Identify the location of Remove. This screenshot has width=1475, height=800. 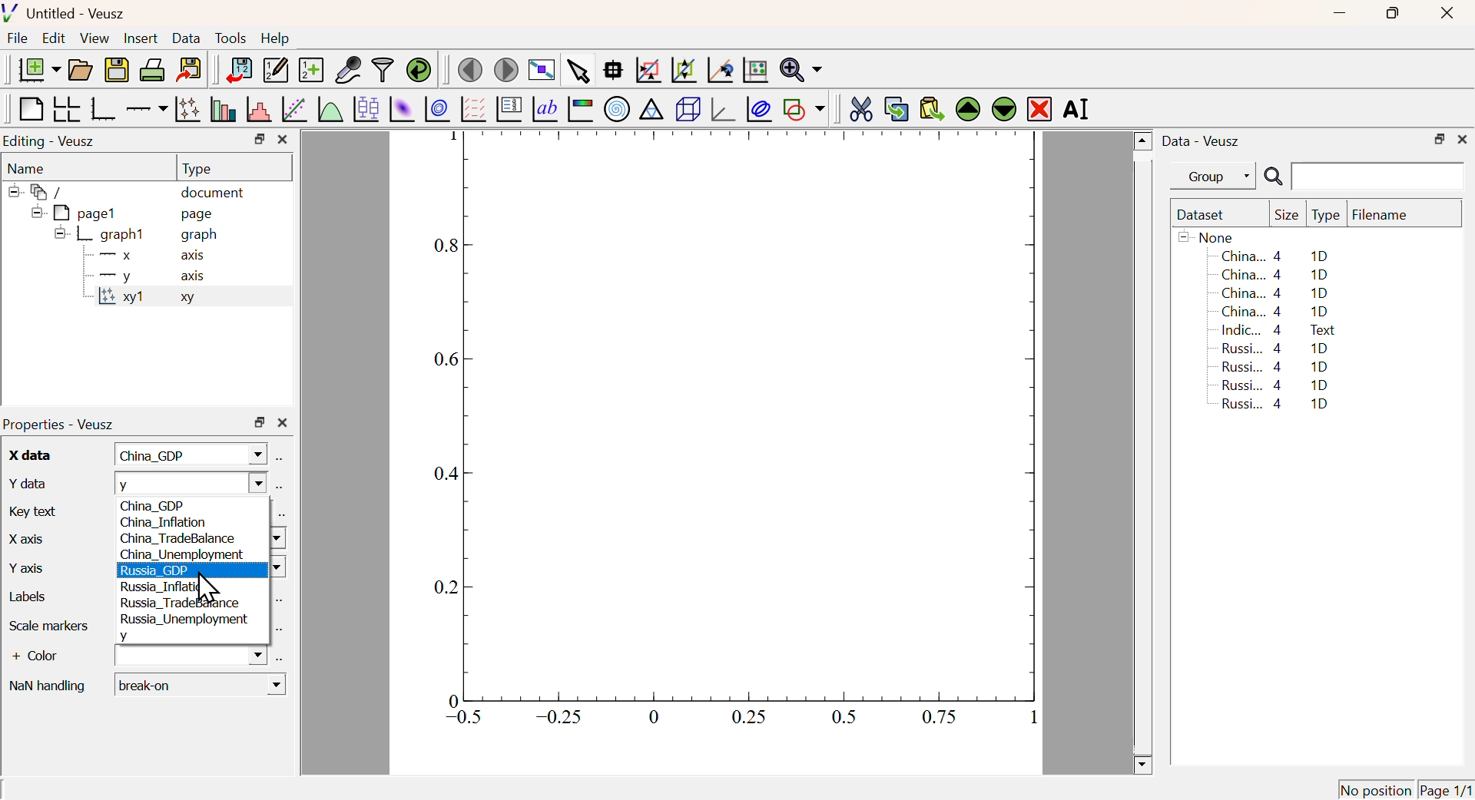
(1040, 110).